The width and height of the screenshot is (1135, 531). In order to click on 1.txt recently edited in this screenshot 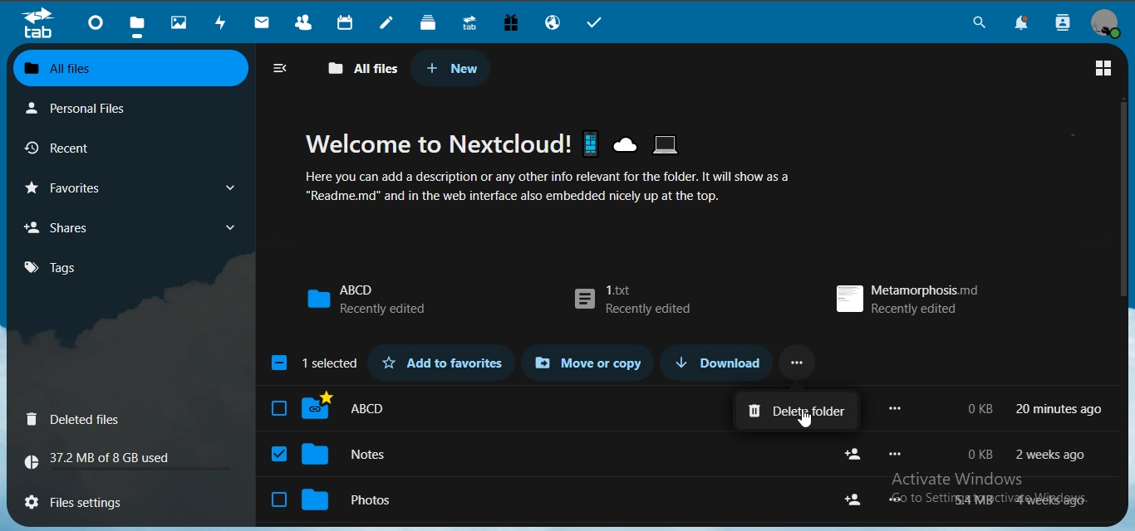, I will do `click(634, 303)`.